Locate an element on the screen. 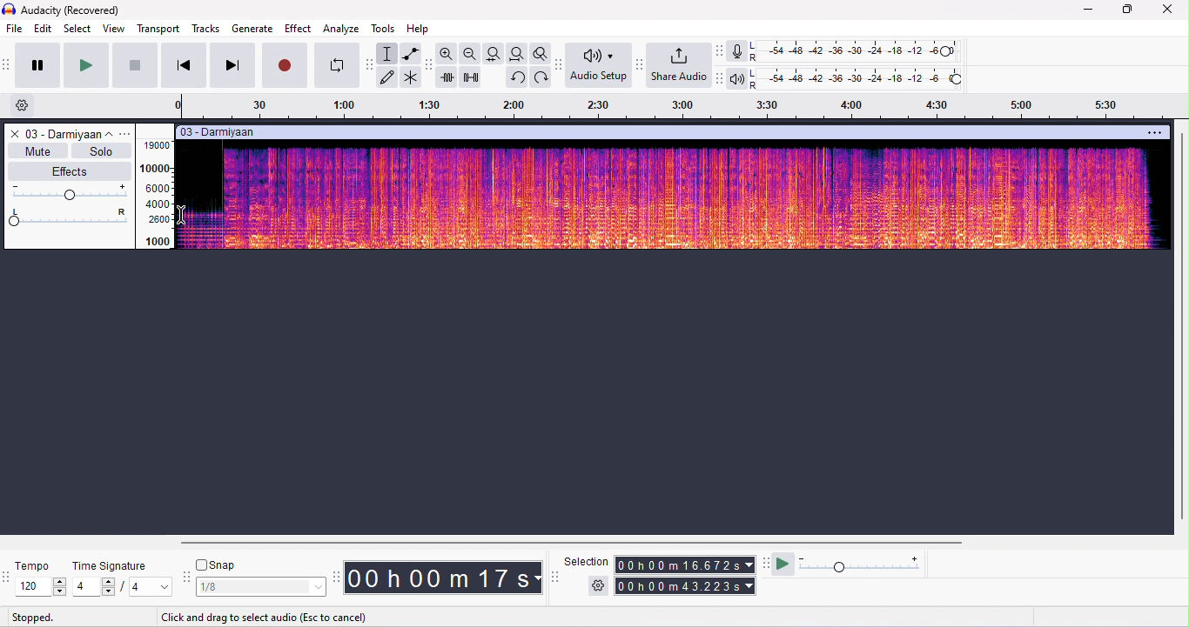 Image resolution: width=1189 pixels, height=628 pixels. select tempo is located at coordinates (41, 586).